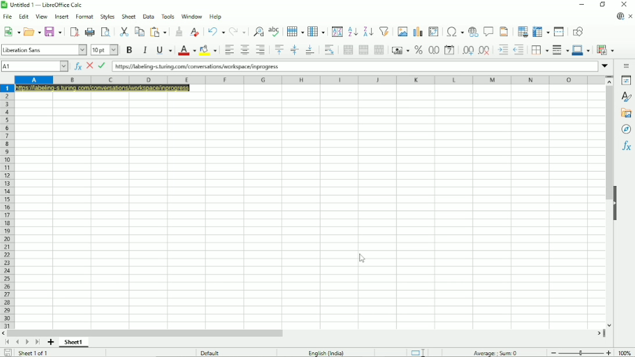 Image resolution: width=635 pixels, height=357 pixels. Describe the element at coordinates (159, 31) in the screenshot. I see `Paste` at that location.